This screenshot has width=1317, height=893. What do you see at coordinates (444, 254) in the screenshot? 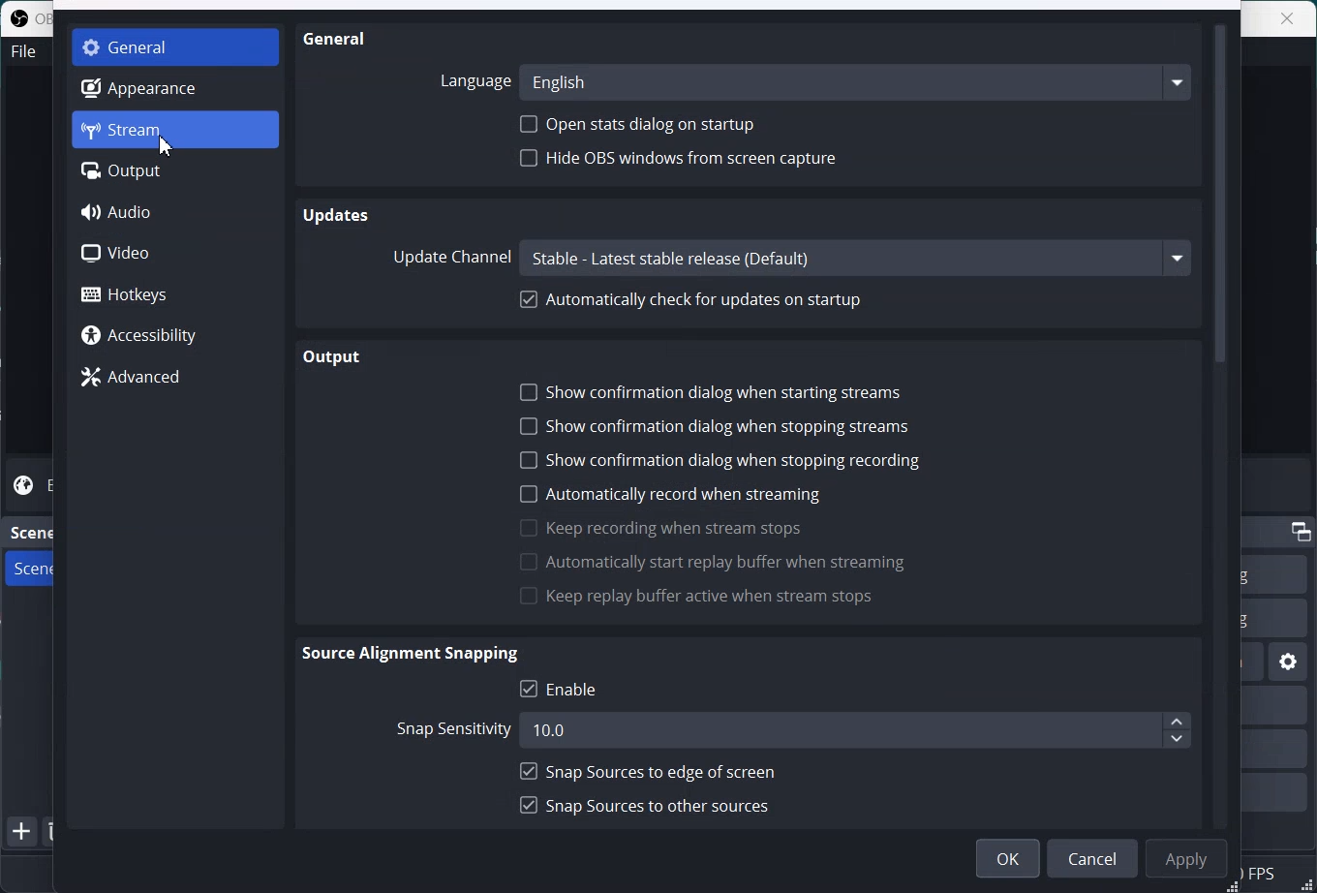
I see `Update Channel` at bounding box center [444, 254].